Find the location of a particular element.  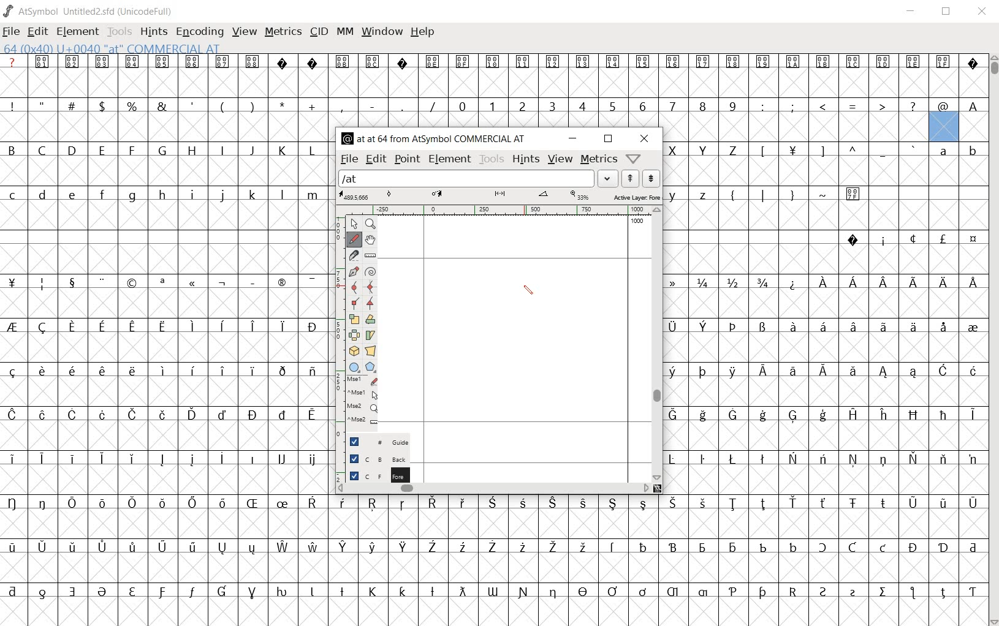

load word list is located at coordinates (466, 178).